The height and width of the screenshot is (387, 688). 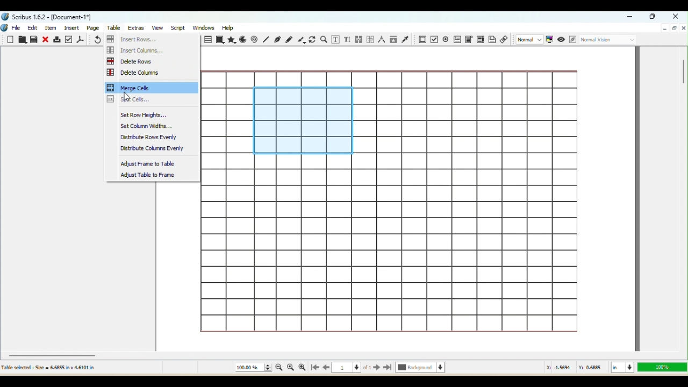 What do you see at coordinates (57, 40) in the screenshot?
I see `Print` at bounding box center [57, 40].